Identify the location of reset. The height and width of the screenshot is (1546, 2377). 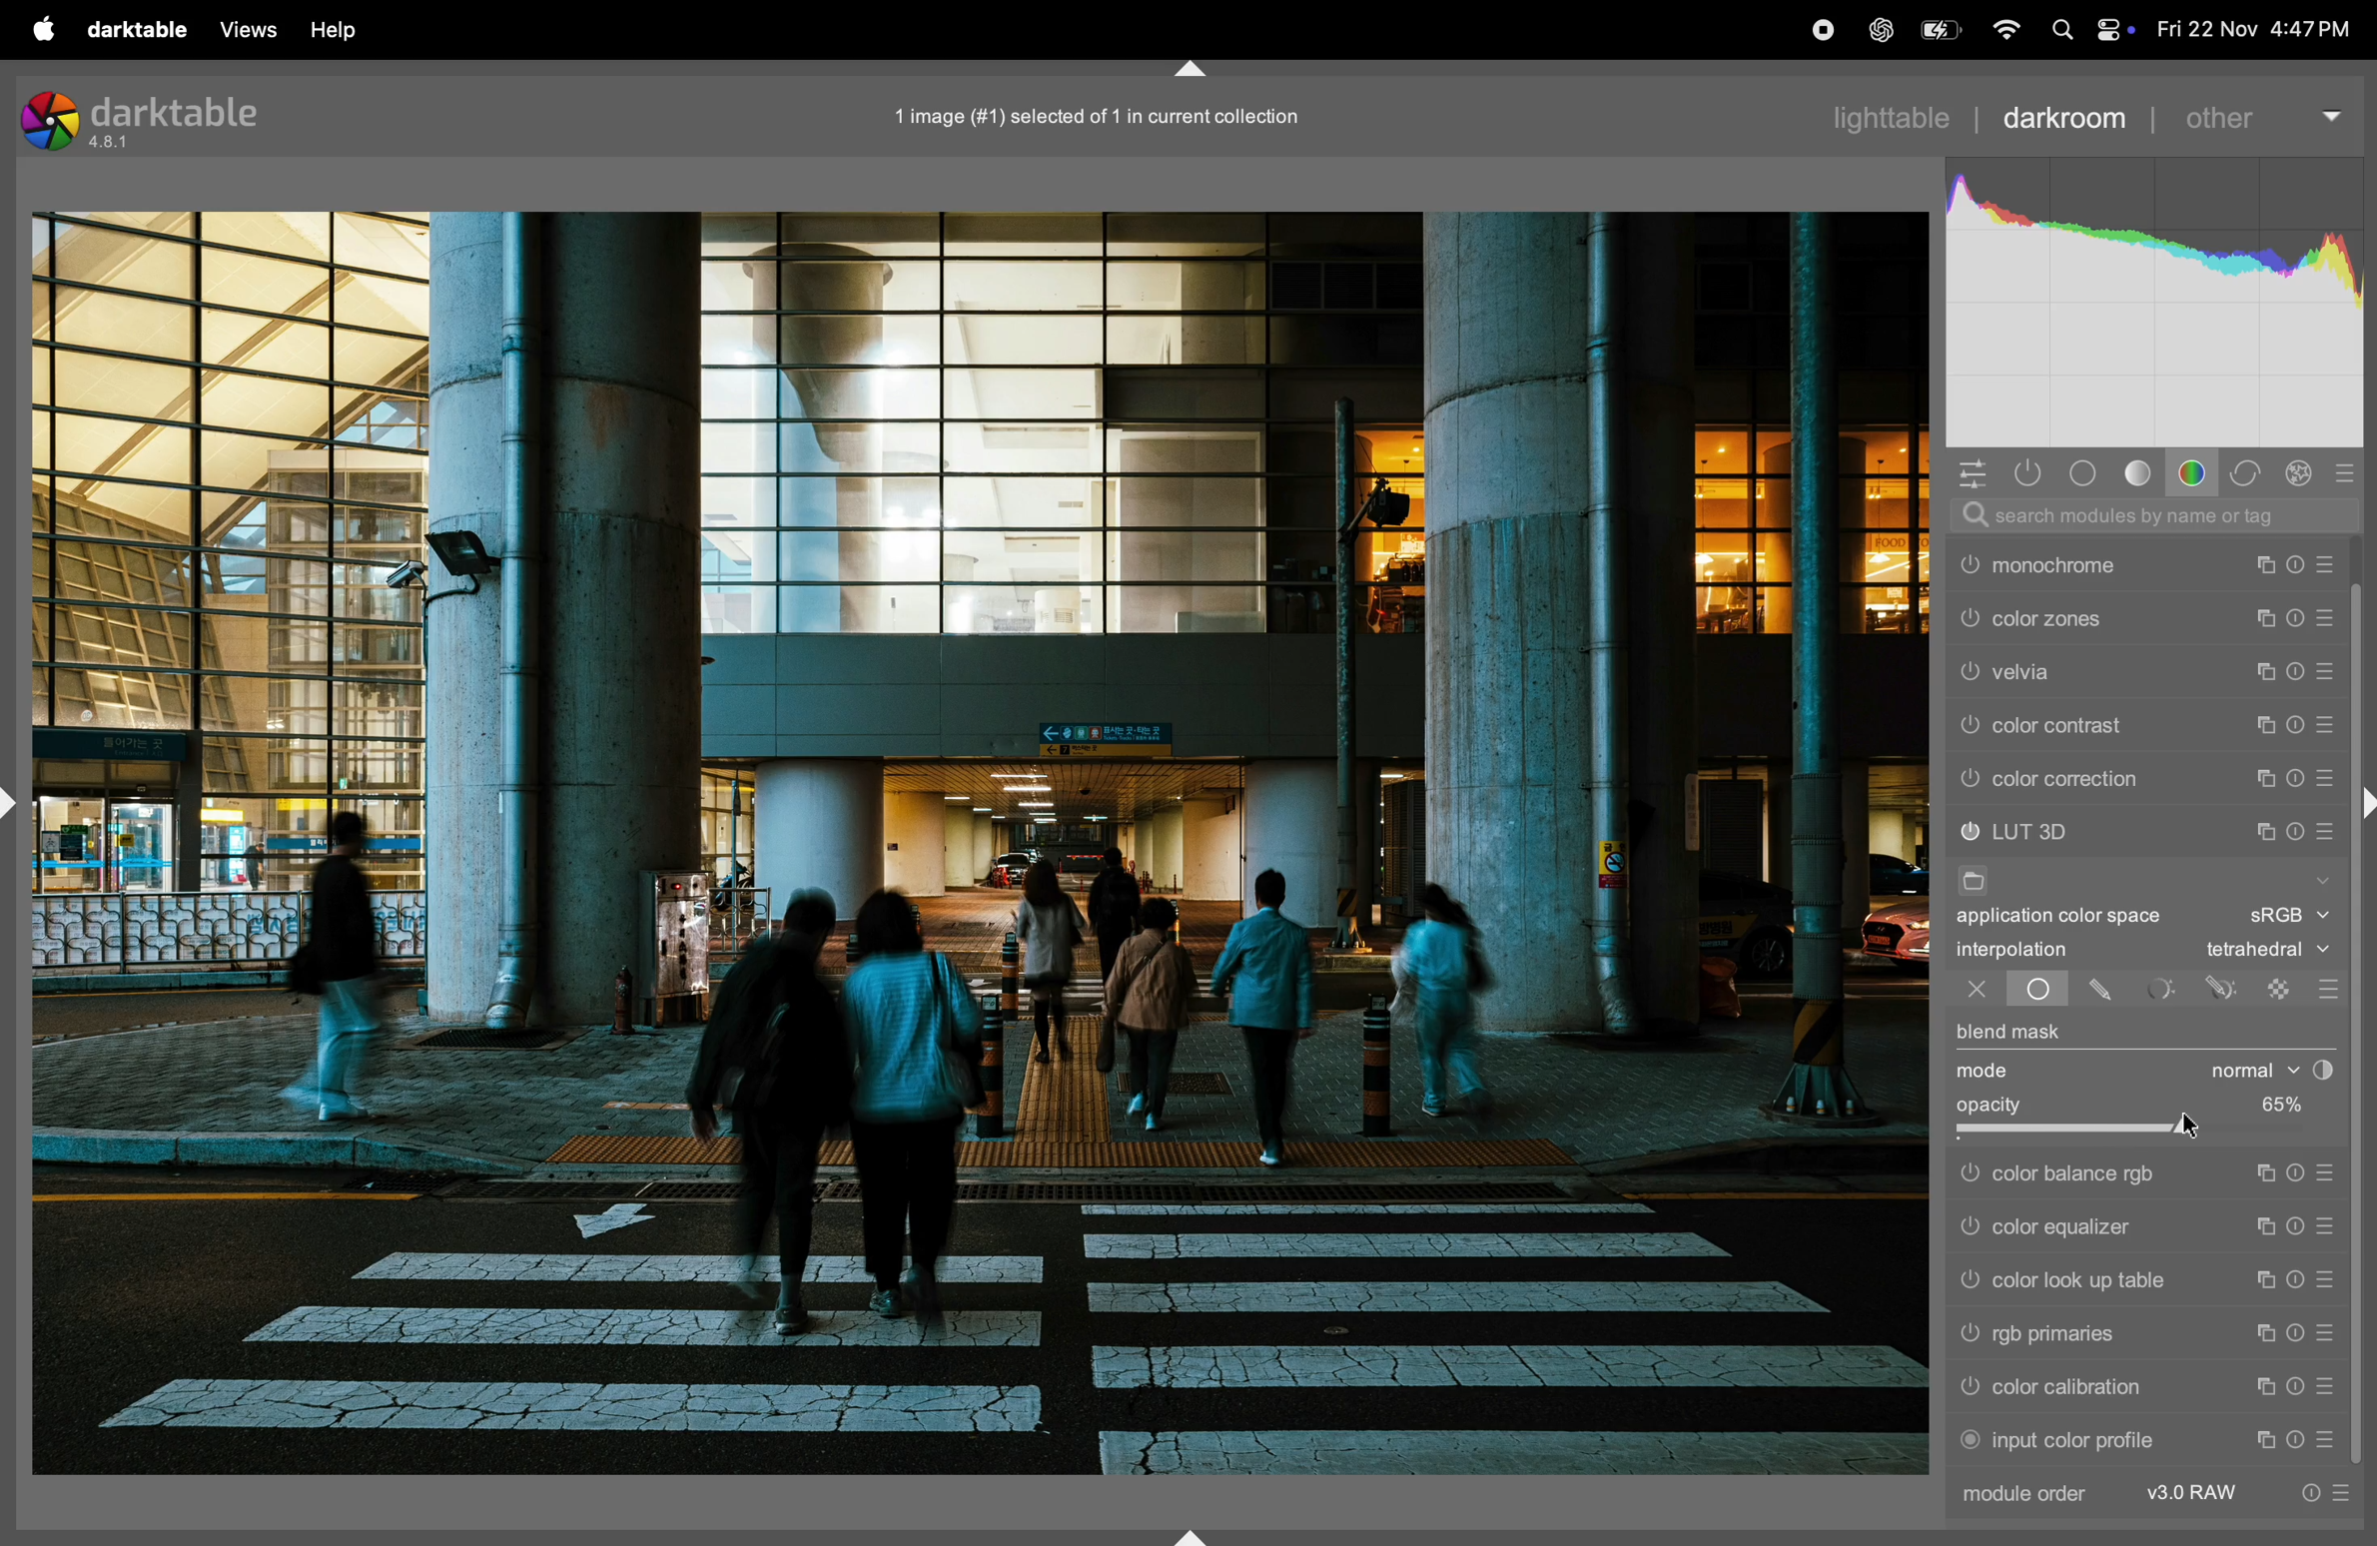
(2297, 719).